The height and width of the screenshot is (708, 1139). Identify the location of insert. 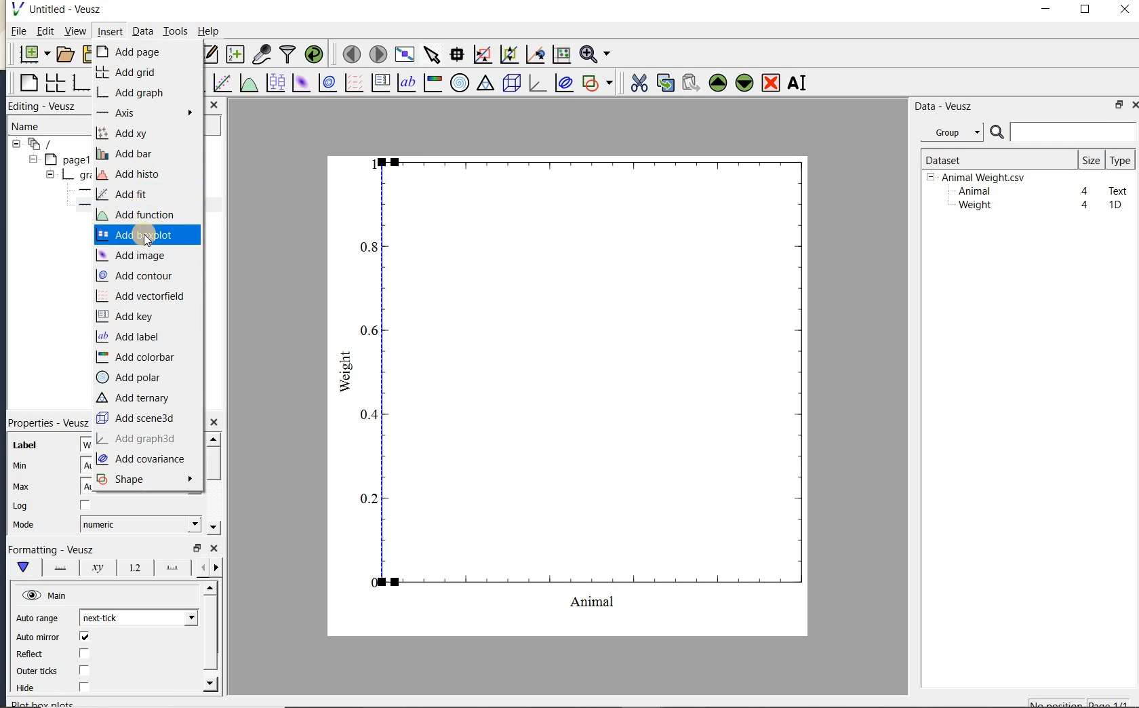
(109, 31).